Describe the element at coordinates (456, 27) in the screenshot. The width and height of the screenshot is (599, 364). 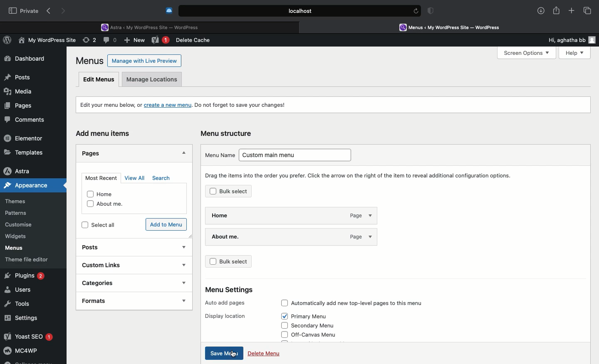
I see `Menus < My WordPress Site - WordPress` at that location.